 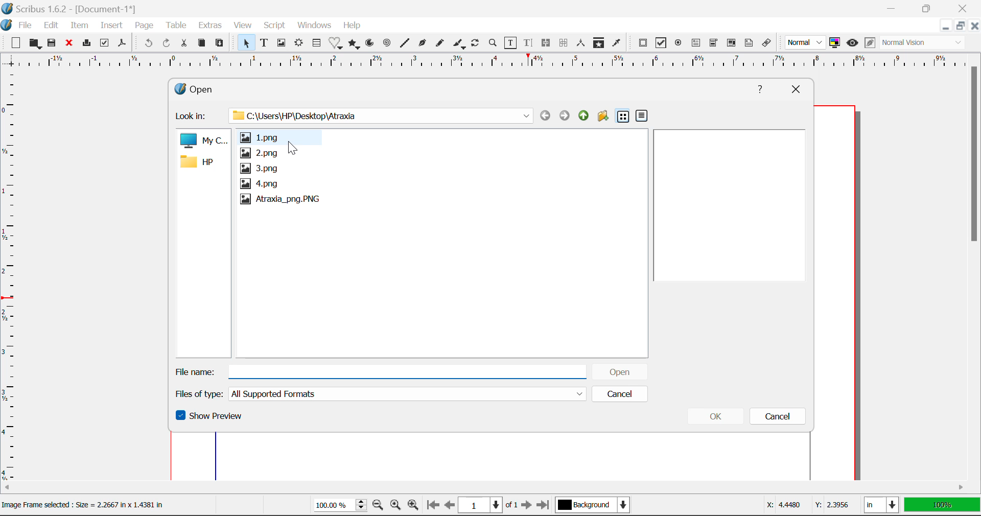 I want to click on Close, so click(x=795, y=88).